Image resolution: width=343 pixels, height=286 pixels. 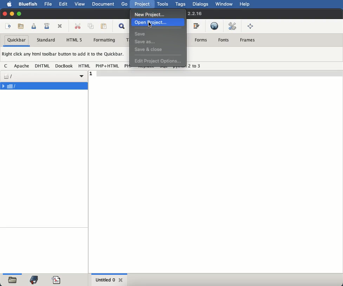 I want to click on save, so click(x=141, y=33).